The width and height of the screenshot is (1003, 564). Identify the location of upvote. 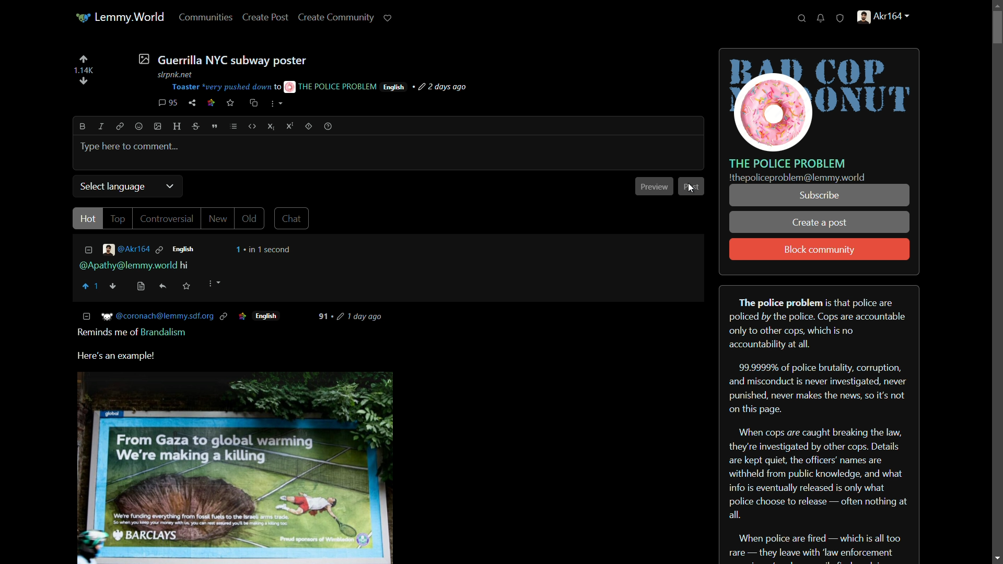
(90, 286).